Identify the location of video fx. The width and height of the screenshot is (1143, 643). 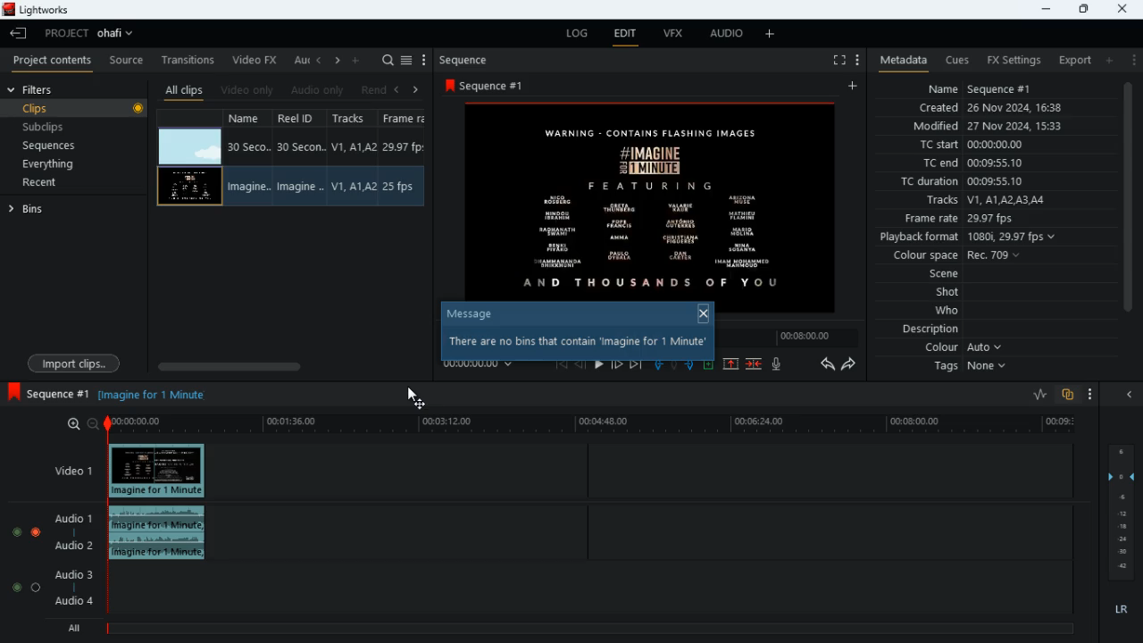
(257, 60).